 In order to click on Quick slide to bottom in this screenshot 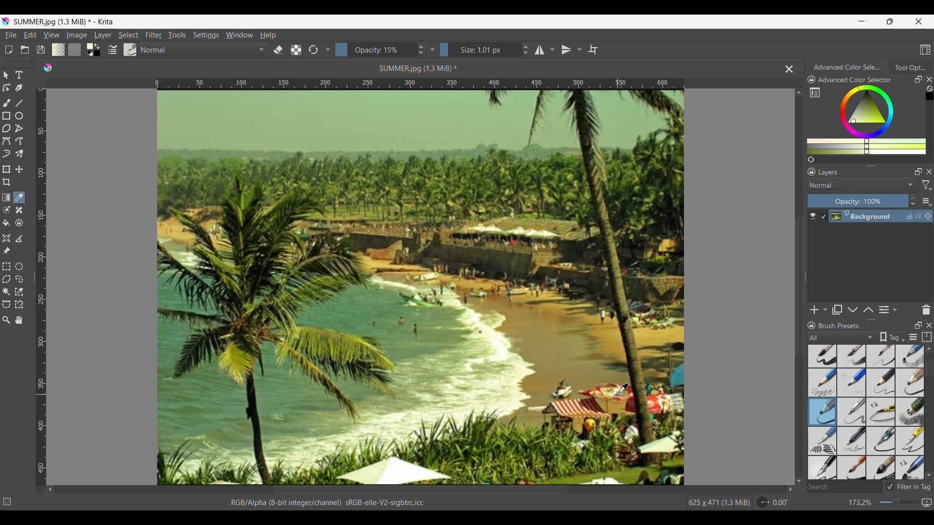, I will do `click(799, 481)`.